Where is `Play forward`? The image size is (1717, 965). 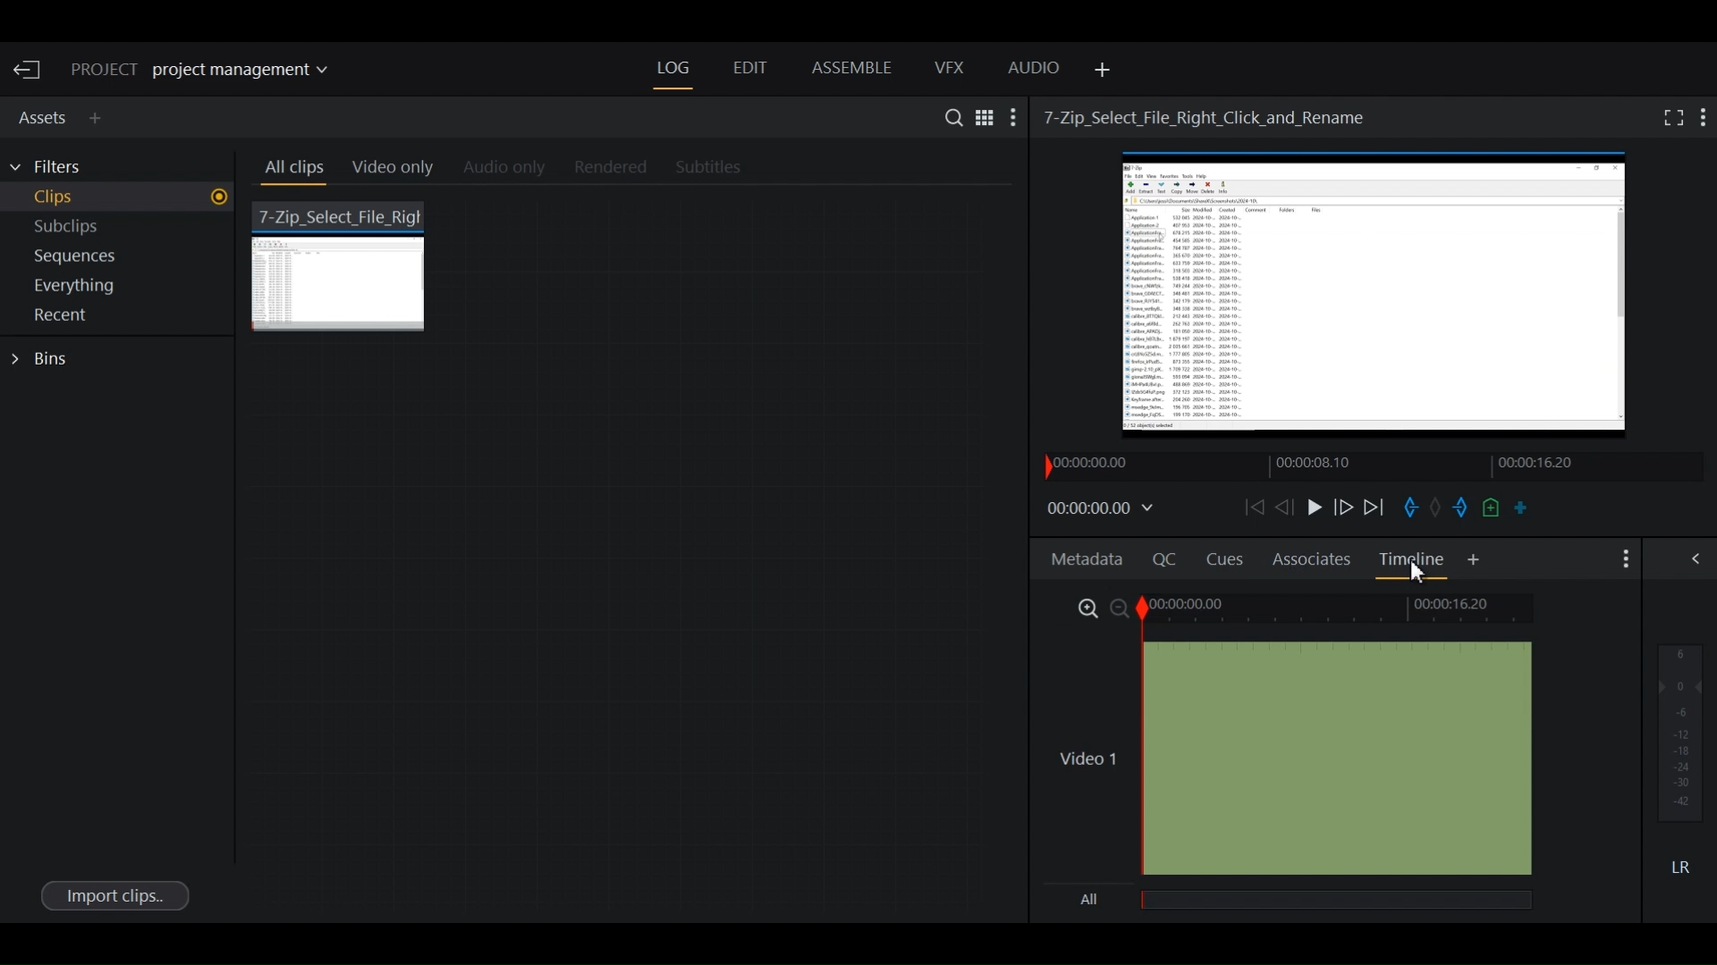 Play forward is located at coordinates (1375, 508).